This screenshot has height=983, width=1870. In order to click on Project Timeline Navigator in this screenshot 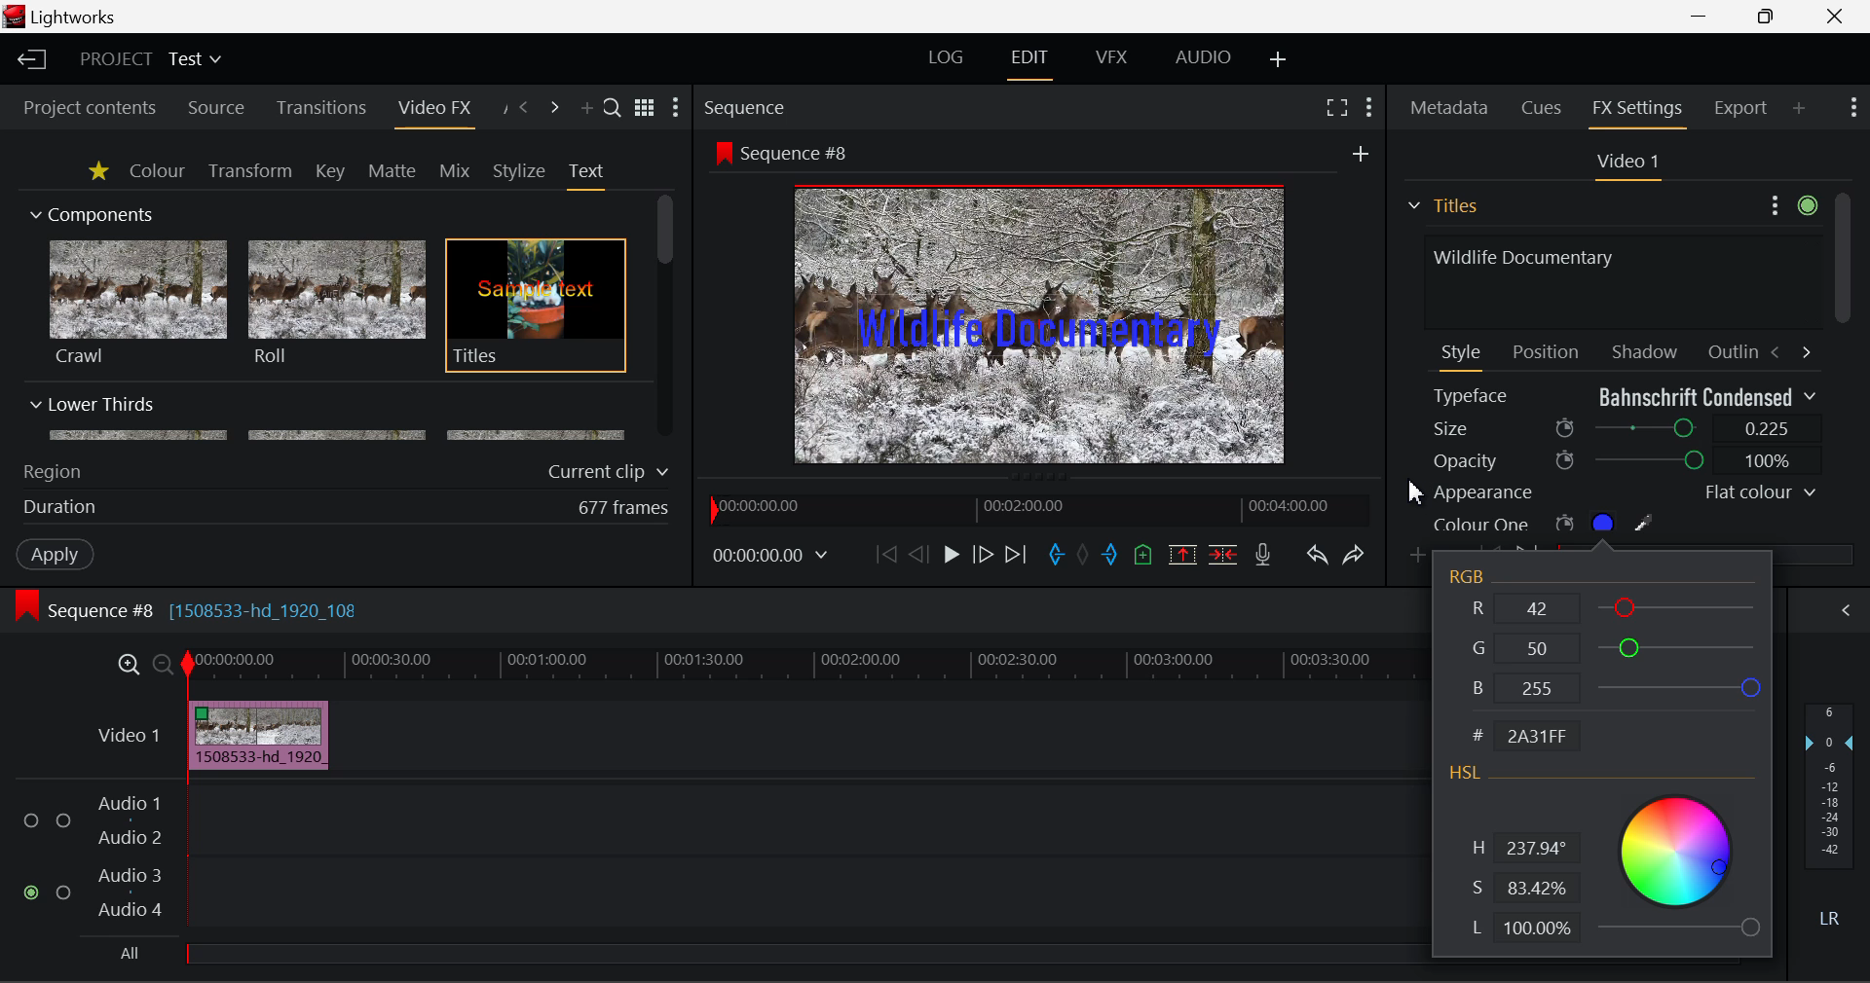, I will do `click(1038, 505)`.